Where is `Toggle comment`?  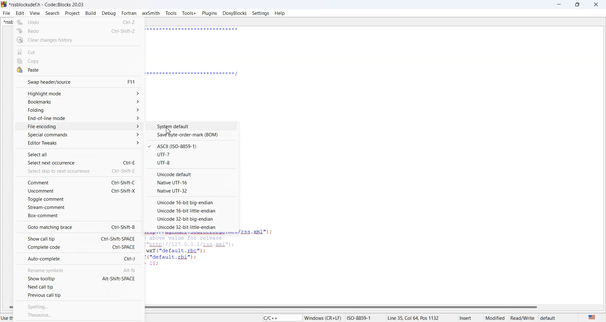 Toggle comment is located at coordinates (78, 199).